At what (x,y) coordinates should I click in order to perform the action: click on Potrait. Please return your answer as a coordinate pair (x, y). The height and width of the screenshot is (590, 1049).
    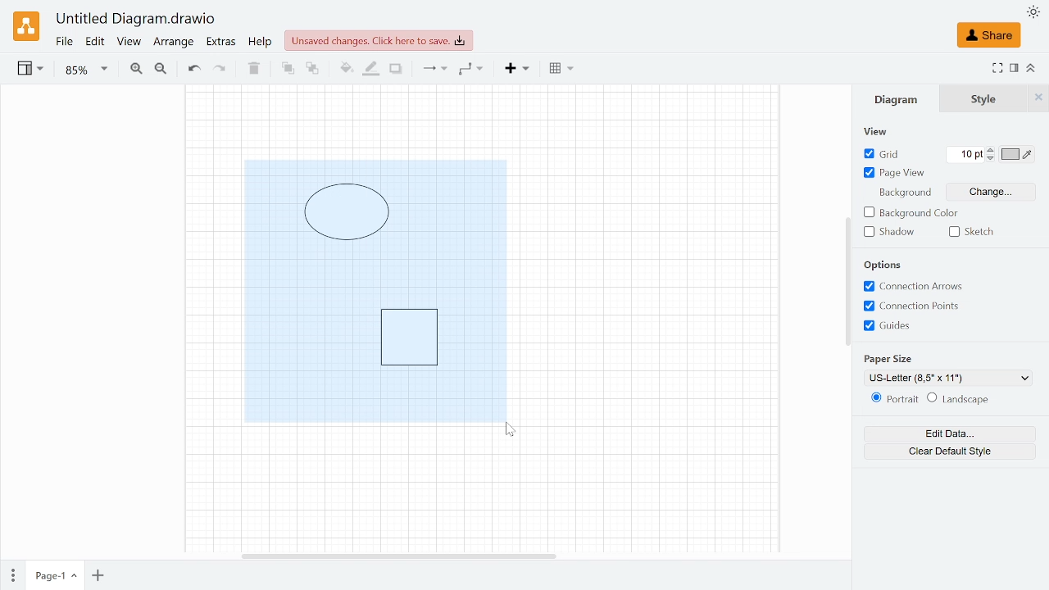
    Looking at the image, I should click on (892, 400).